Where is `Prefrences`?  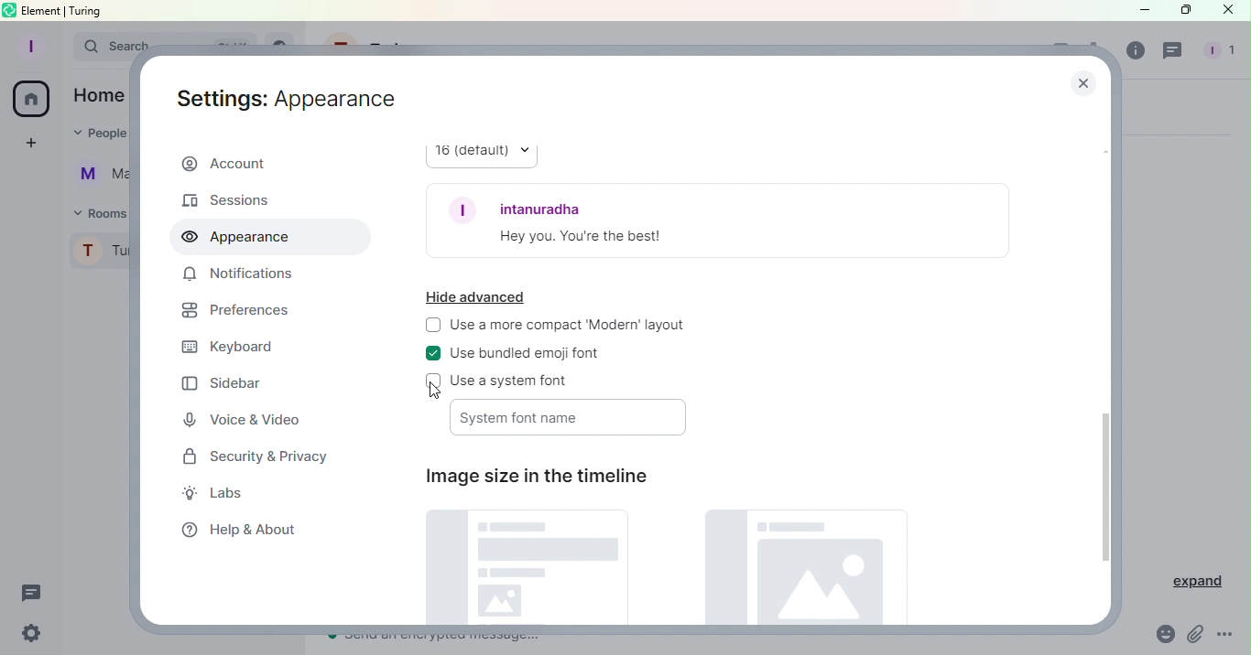
Prefrences is located at coordinates (233, 311).